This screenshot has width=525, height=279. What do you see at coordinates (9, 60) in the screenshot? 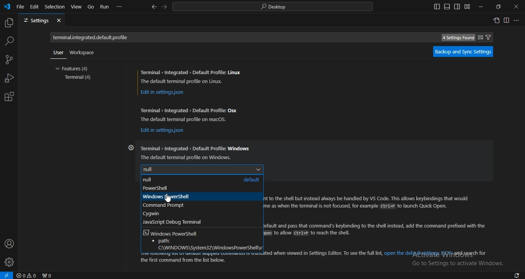
I see `source control` at bounding box center [9, 60].